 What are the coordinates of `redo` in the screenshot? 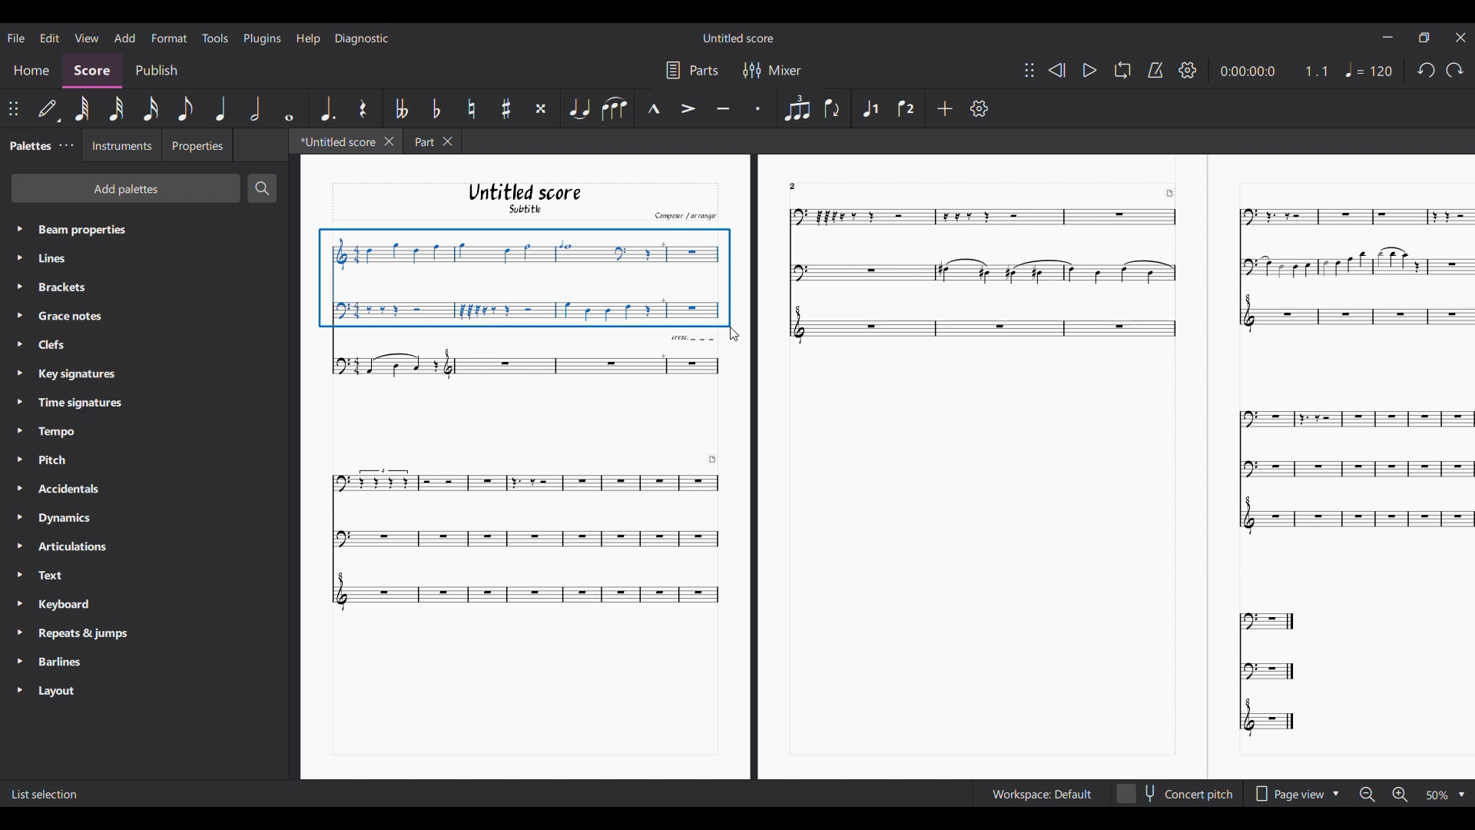 It's located at (1424, 74).